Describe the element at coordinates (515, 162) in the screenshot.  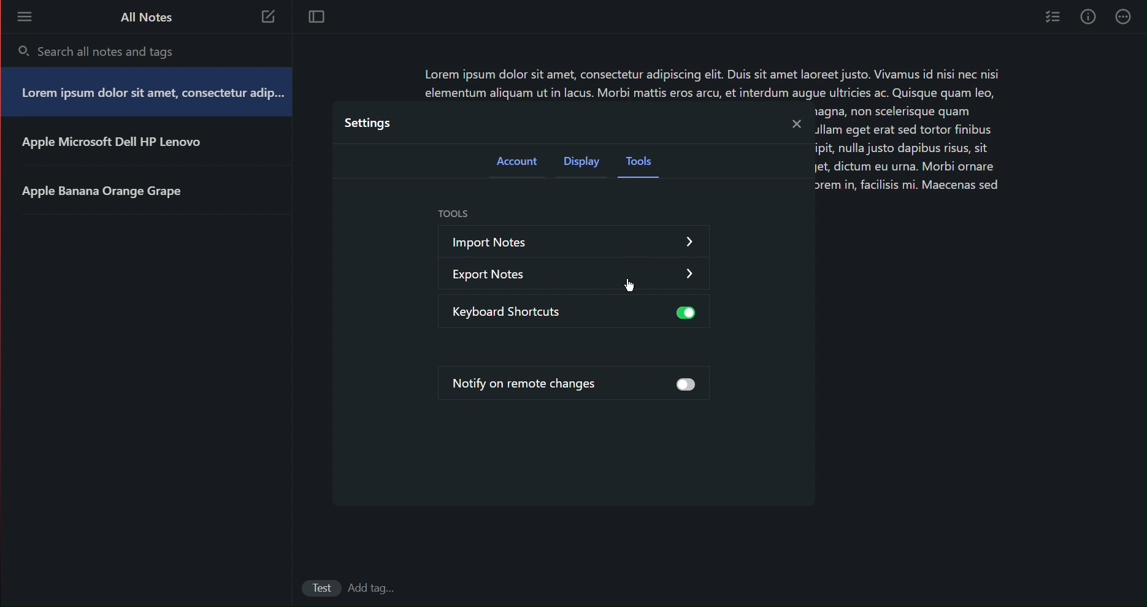
I see `Account` at that location.